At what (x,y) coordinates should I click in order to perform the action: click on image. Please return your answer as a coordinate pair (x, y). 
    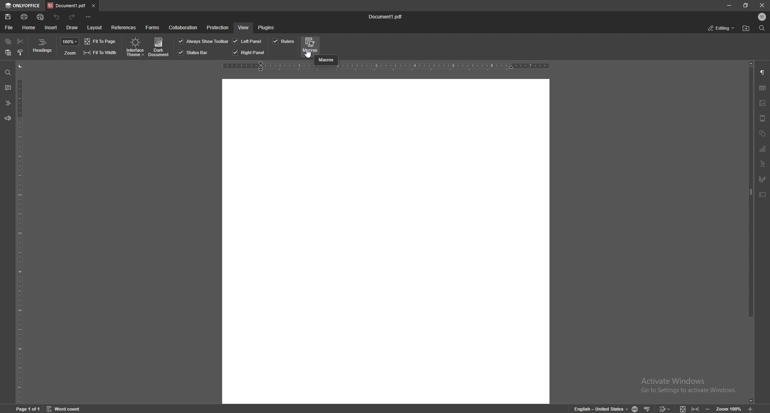
    Looking at the image, I should click on (763, 103).